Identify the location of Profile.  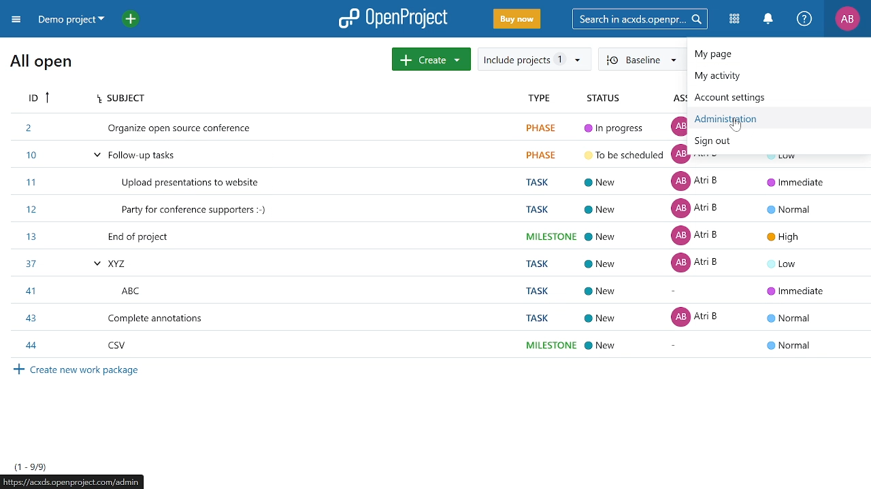
(847, 20).